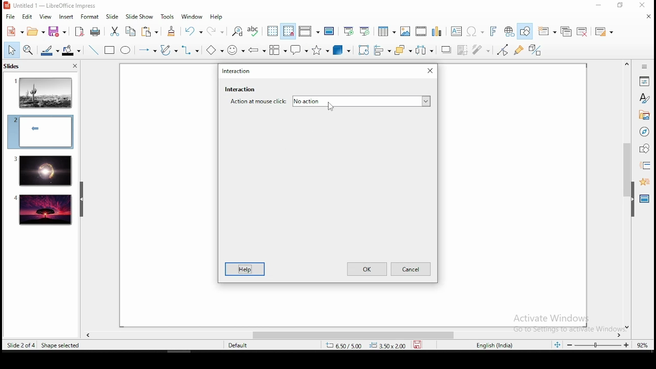 The image size is (656, 369). I want to click on export as pdf, so click(79, 31).